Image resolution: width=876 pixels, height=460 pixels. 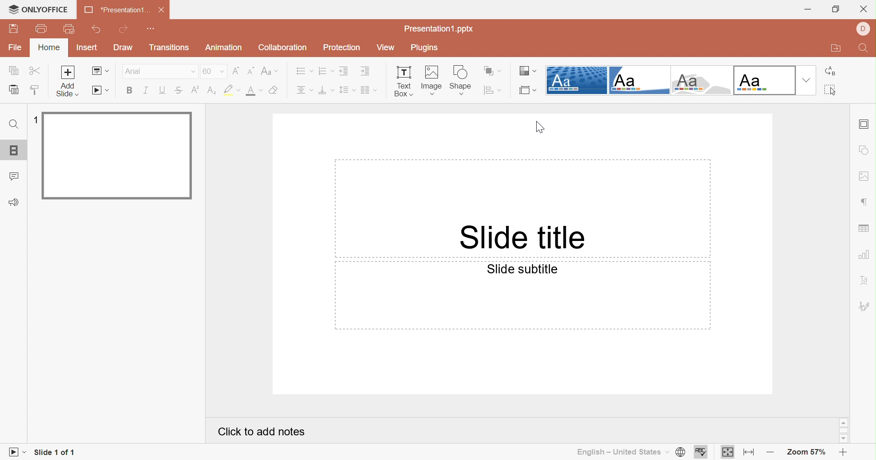 I want to click on Insert, so click(x=88, y=47).